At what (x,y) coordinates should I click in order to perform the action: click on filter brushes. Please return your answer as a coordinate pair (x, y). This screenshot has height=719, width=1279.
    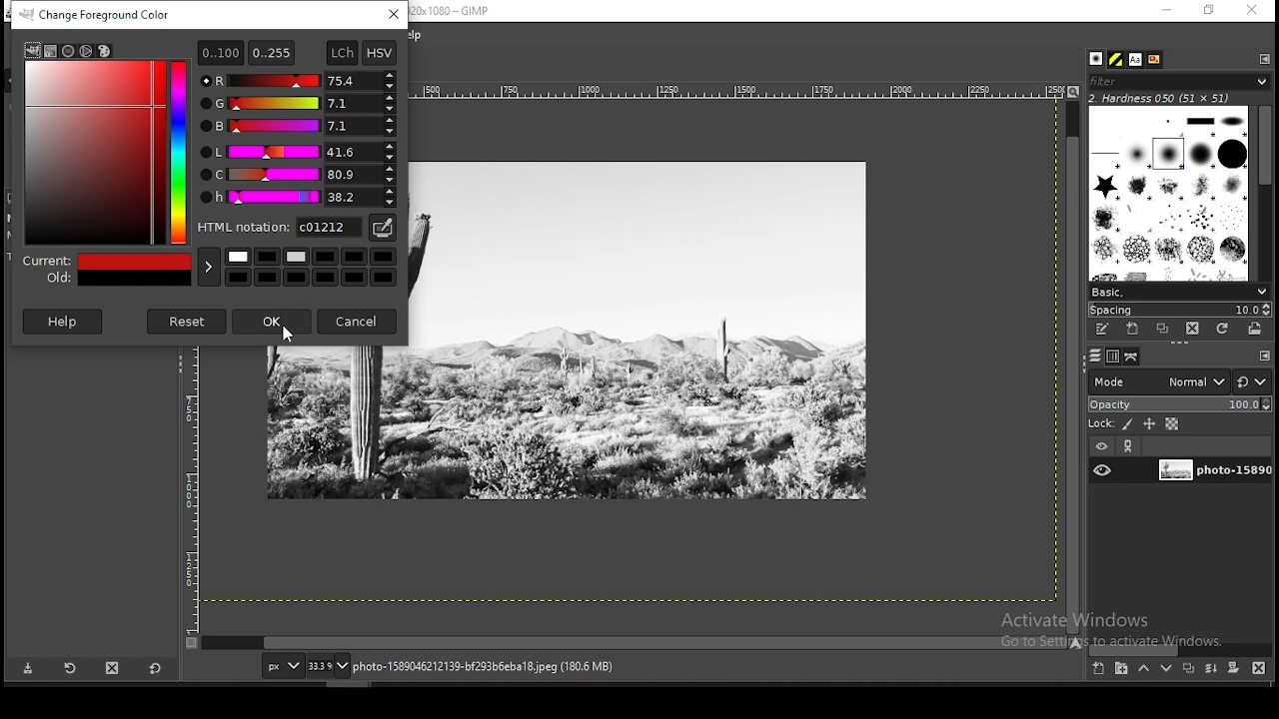
    Looking at the image, I should click on (1179, 81).